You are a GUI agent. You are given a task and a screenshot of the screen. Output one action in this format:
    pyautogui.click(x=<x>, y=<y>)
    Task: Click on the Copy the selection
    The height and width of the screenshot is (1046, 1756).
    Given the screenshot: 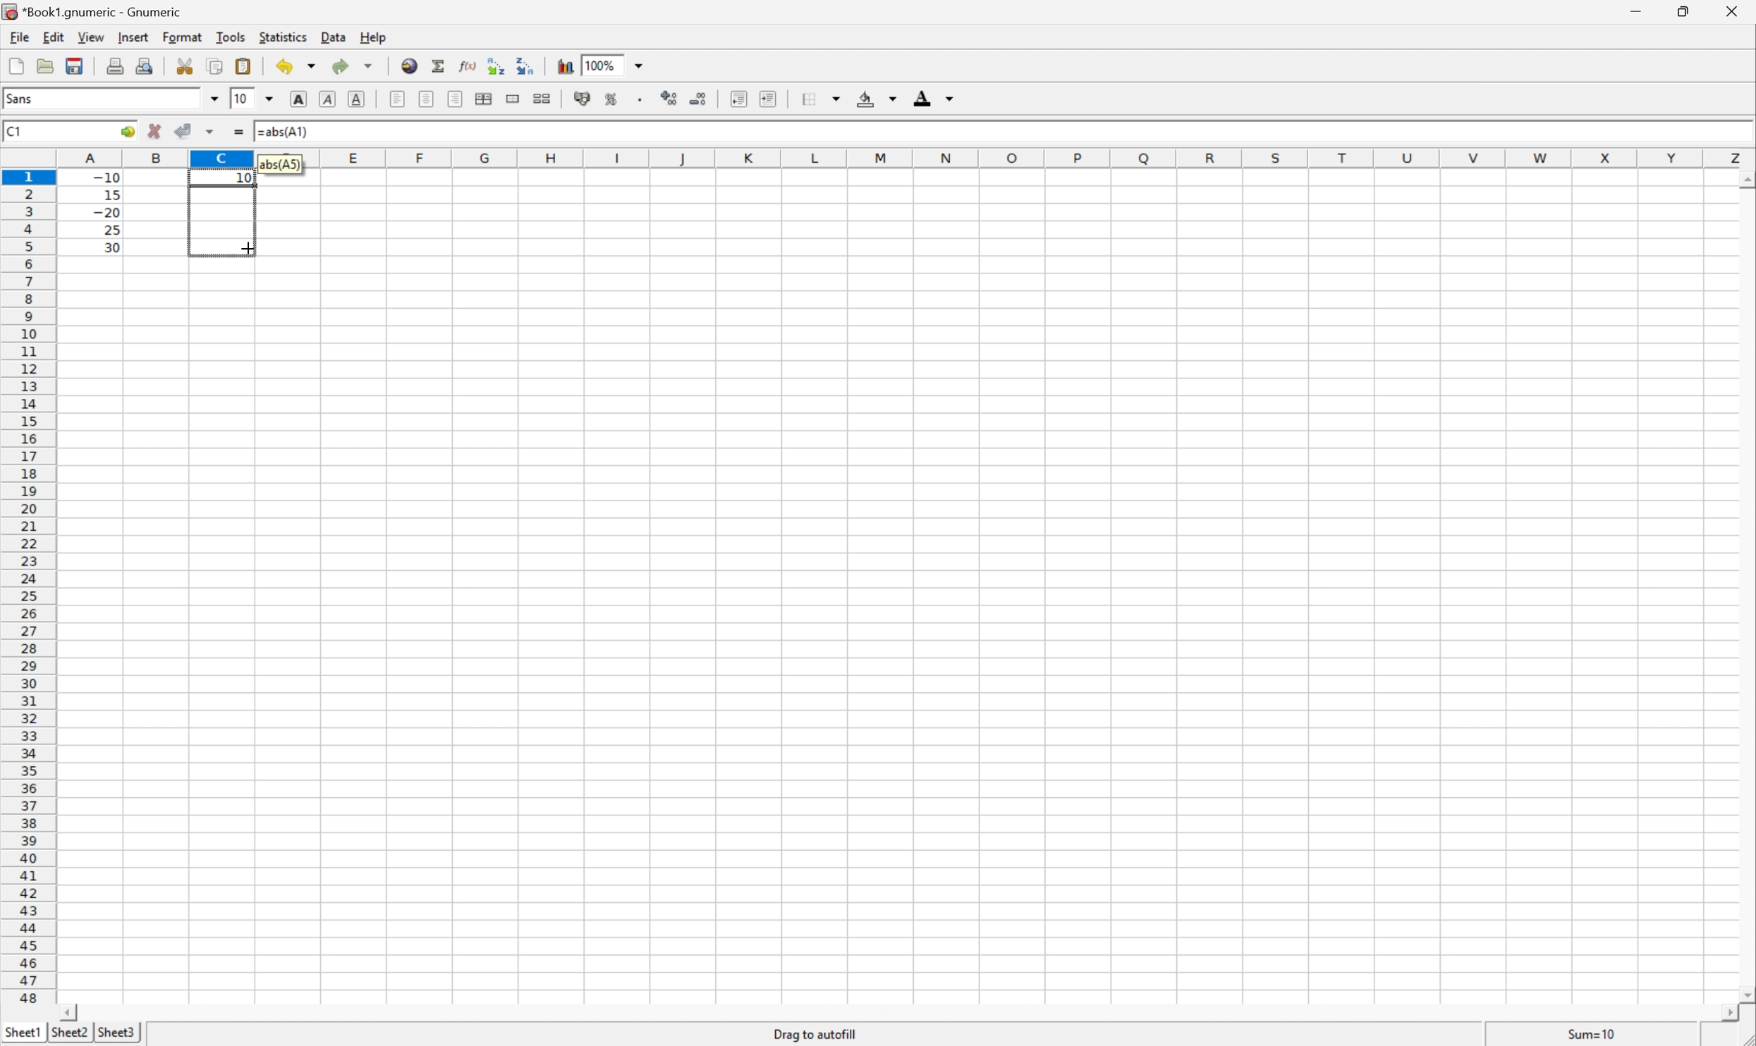 What is the action you would take?
    pyautogui.click(x=190, y=61)
    